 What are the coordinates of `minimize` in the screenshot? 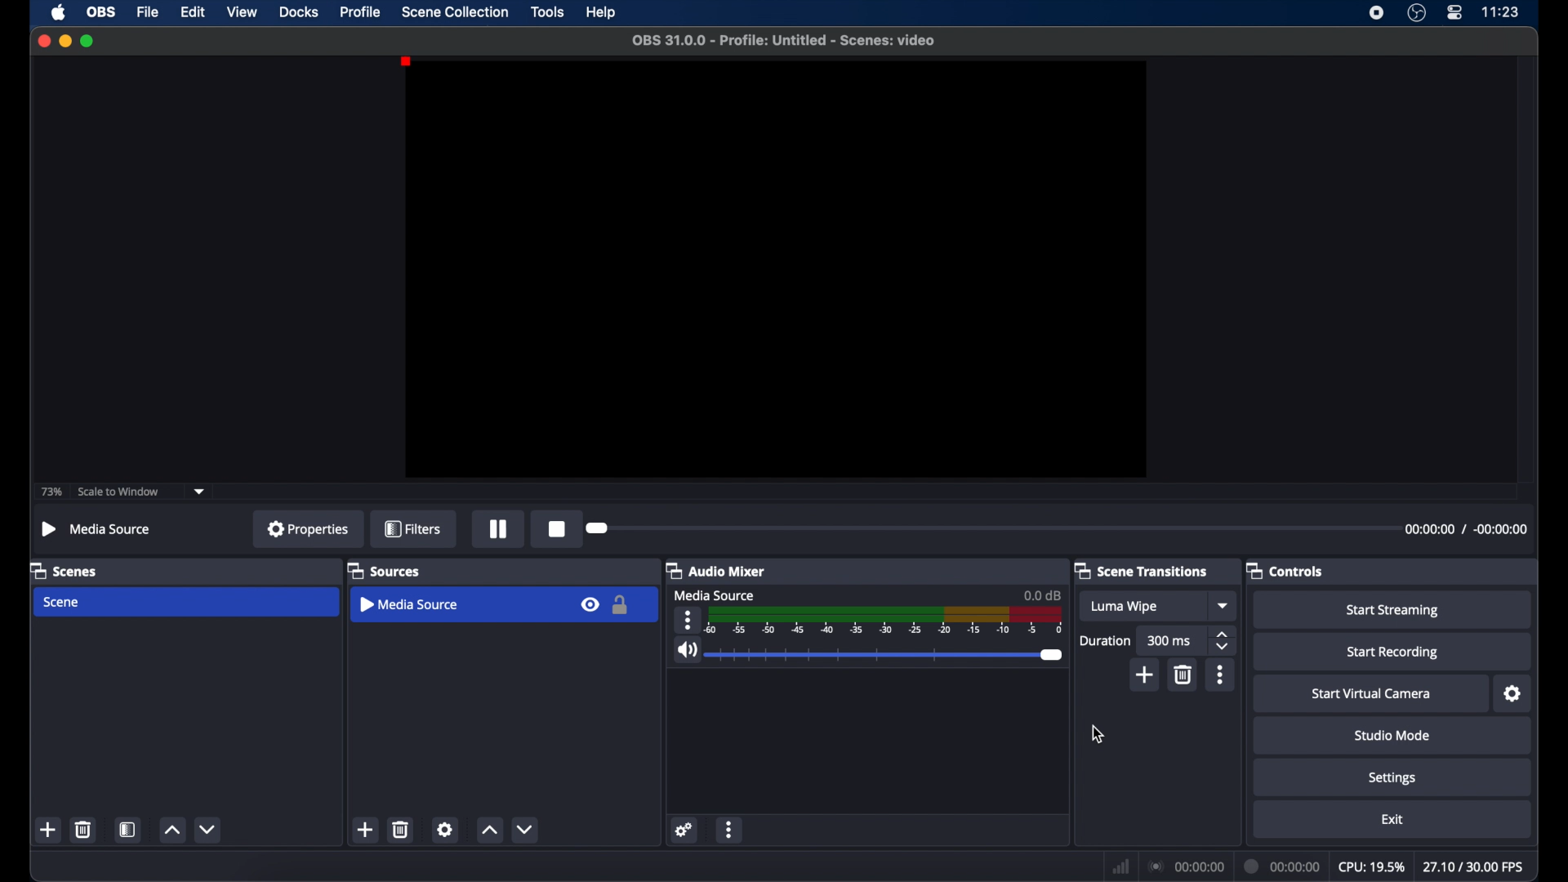 It's located at (65, 41).